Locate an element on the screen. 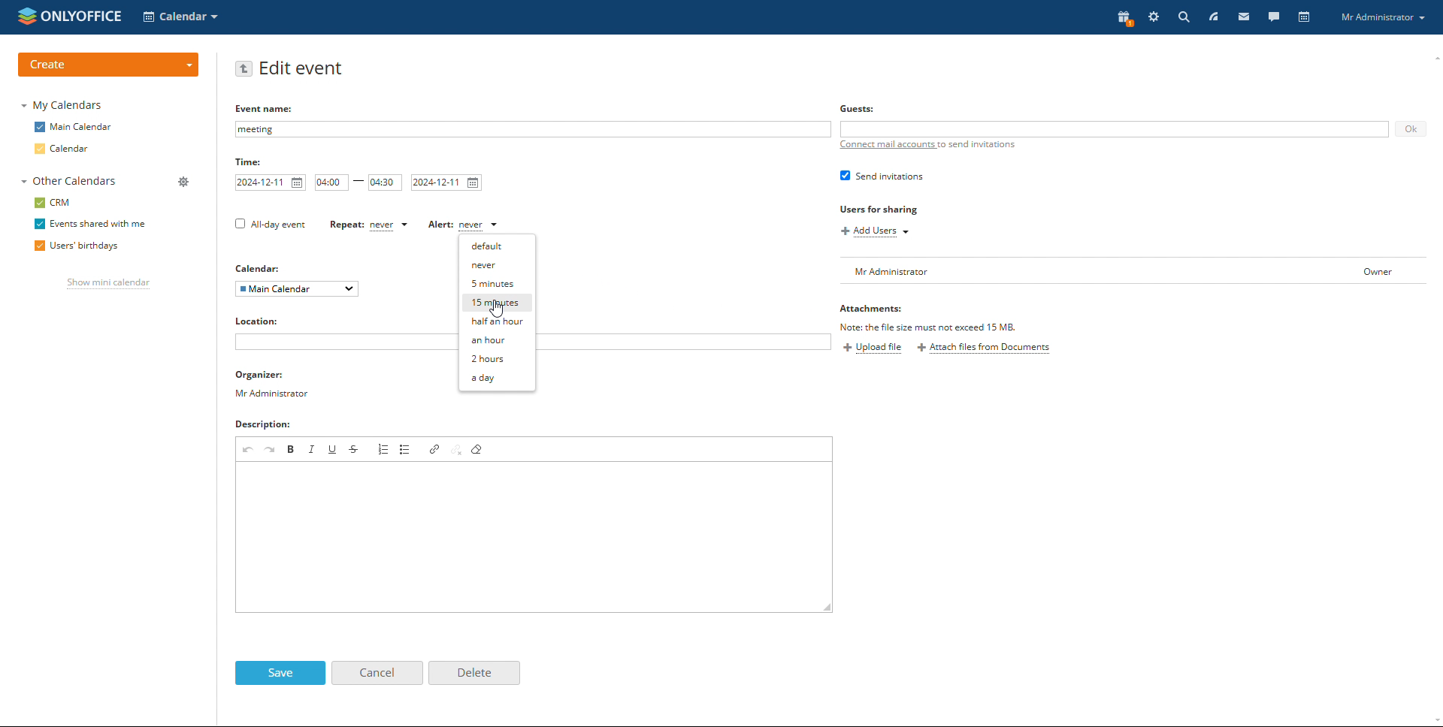  an hour is located at coordinates (498, 340).